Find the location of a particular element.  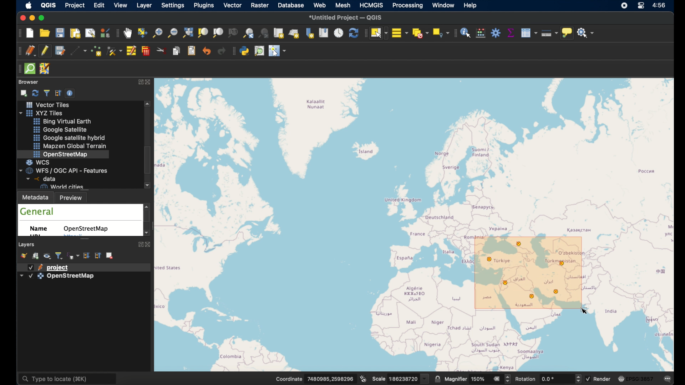

lock scale is located at coordinates (438, 379).